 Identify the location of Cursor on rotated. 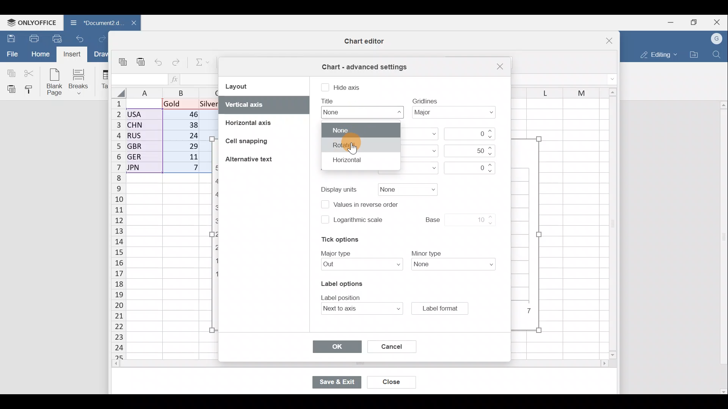
(359, 146).